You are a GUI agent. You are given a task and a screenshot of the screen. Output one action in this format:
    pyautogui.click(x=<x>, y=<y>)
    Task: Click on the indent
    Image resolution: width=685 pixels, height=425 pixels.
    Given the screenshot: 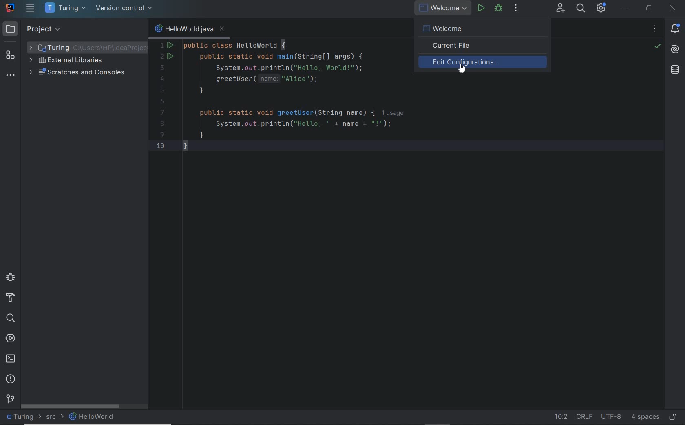 What is the action you would take?
    pyautogui.click(x=645, y=417)
    